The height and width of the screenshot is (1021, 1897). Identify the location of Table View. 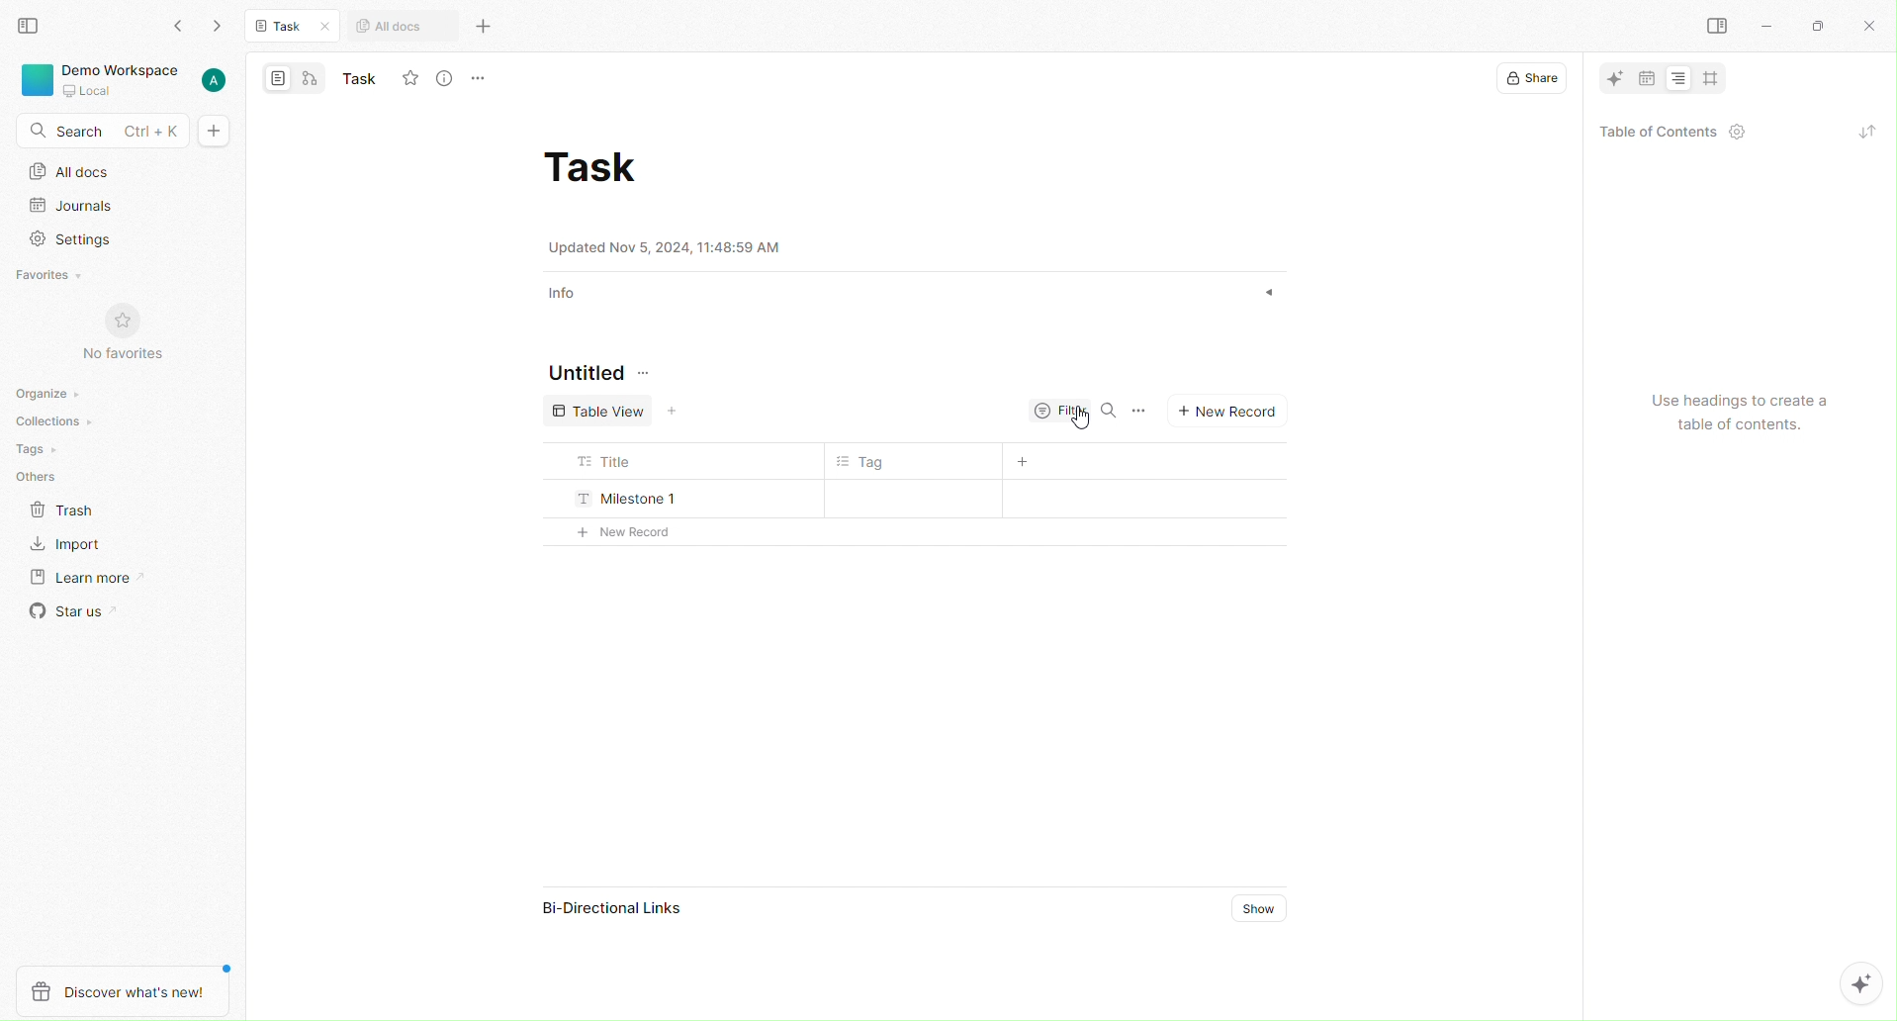
(614, 413).